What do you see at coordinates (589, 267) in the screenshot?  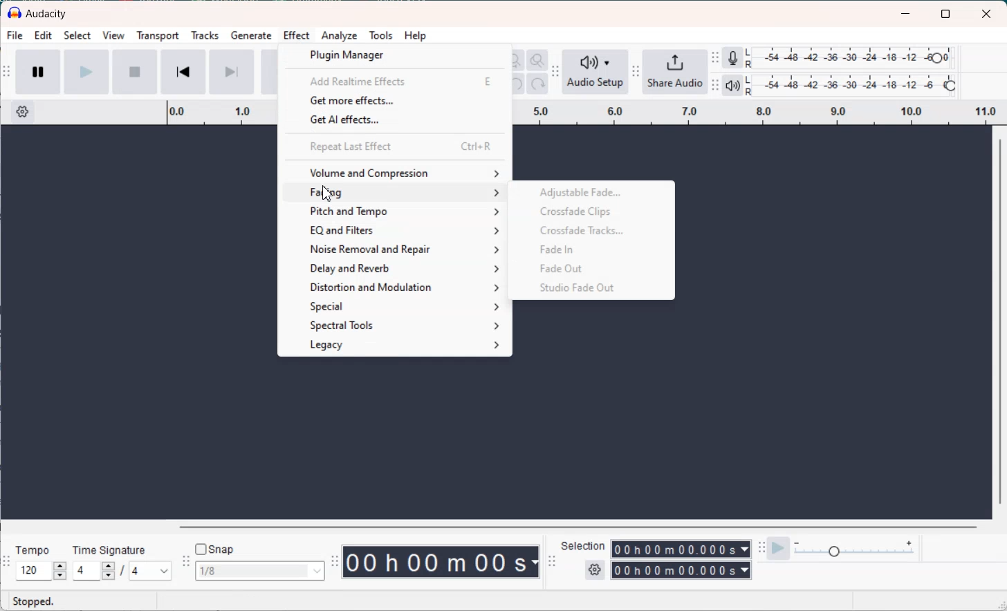 I see `Fade Out` at bounding box center [589, 267].